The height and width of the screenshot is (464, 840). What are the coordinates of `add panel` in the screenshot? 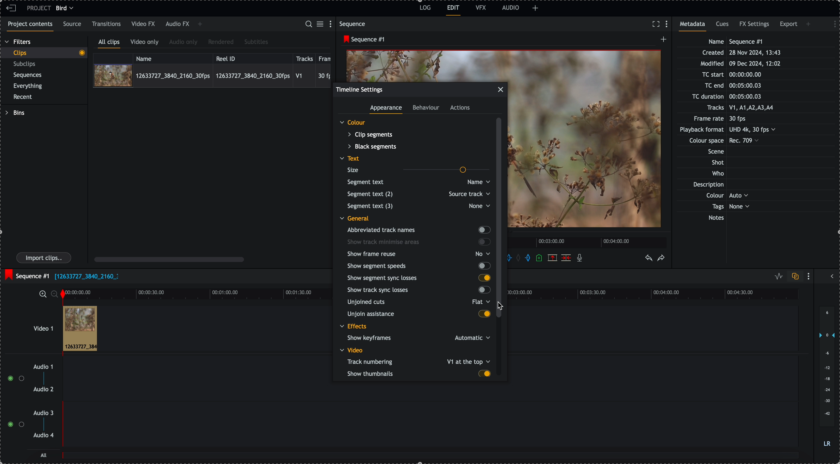 It's located at (200, 25).